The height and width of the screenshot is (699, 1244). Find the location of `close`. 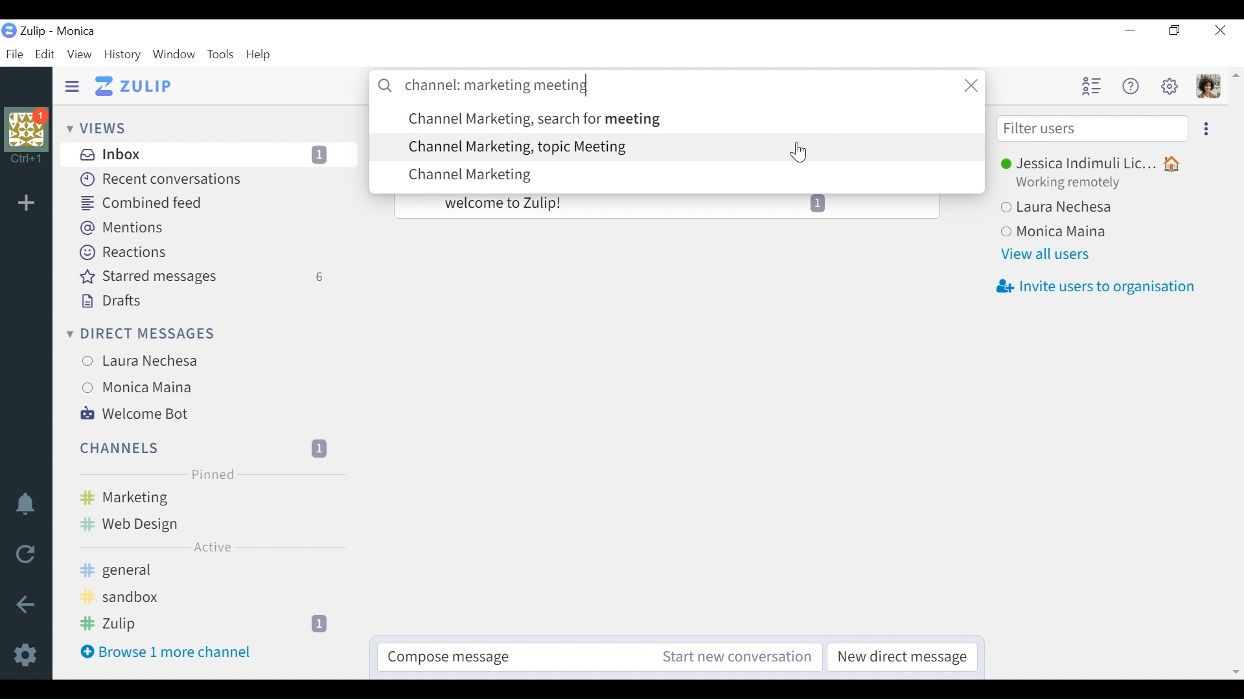

close is located at coordinates (973, 86).